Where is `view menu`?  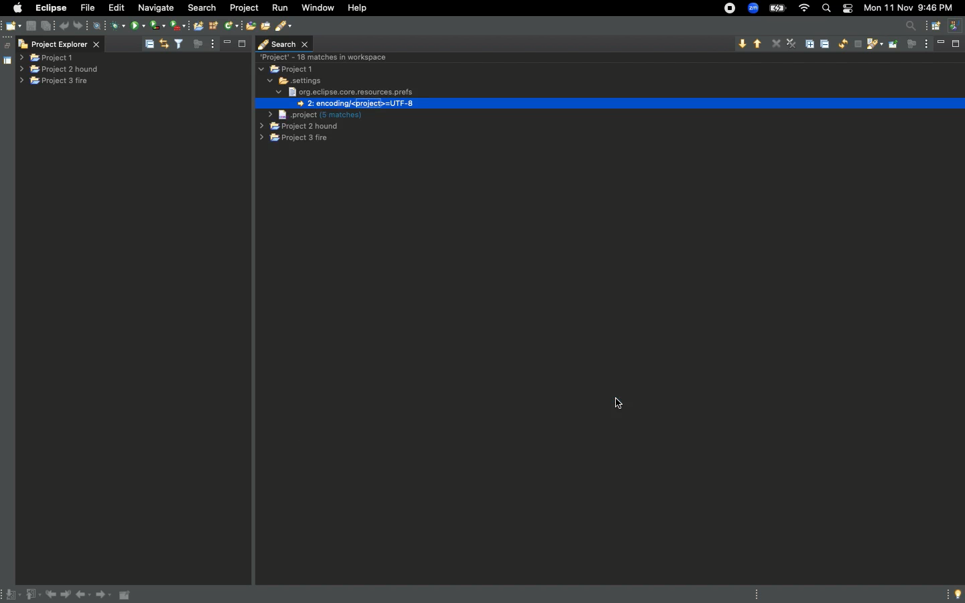
view menu is located at coordinates (215, 44).